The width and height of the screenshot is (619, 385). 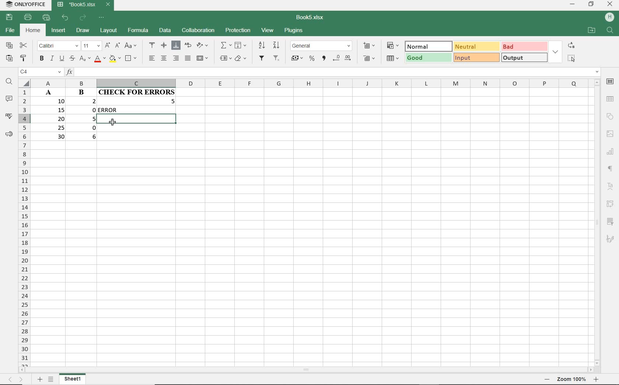 I want to click on SORT DESCENDING, so click(x=277, y=45).